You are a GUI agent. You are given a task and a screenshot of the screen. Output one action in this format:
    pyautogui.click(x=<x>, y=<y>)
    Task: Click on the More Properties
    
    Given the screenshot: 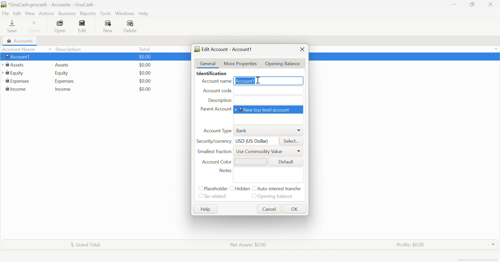 What is the action you would take?
    pyautogui.click(x=240, y=64)
    